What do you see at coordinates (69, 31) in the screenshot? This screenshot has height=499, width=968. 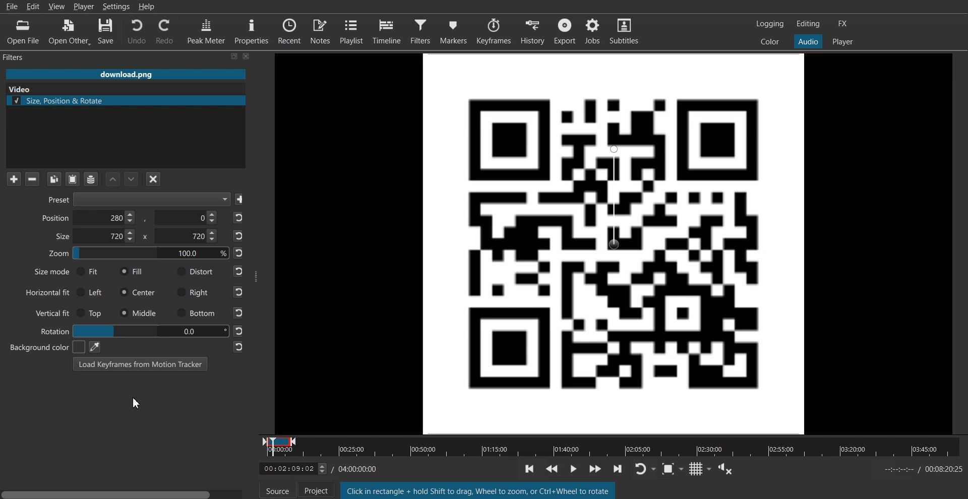 I see `Open Other` at bounding box center [69, 31].